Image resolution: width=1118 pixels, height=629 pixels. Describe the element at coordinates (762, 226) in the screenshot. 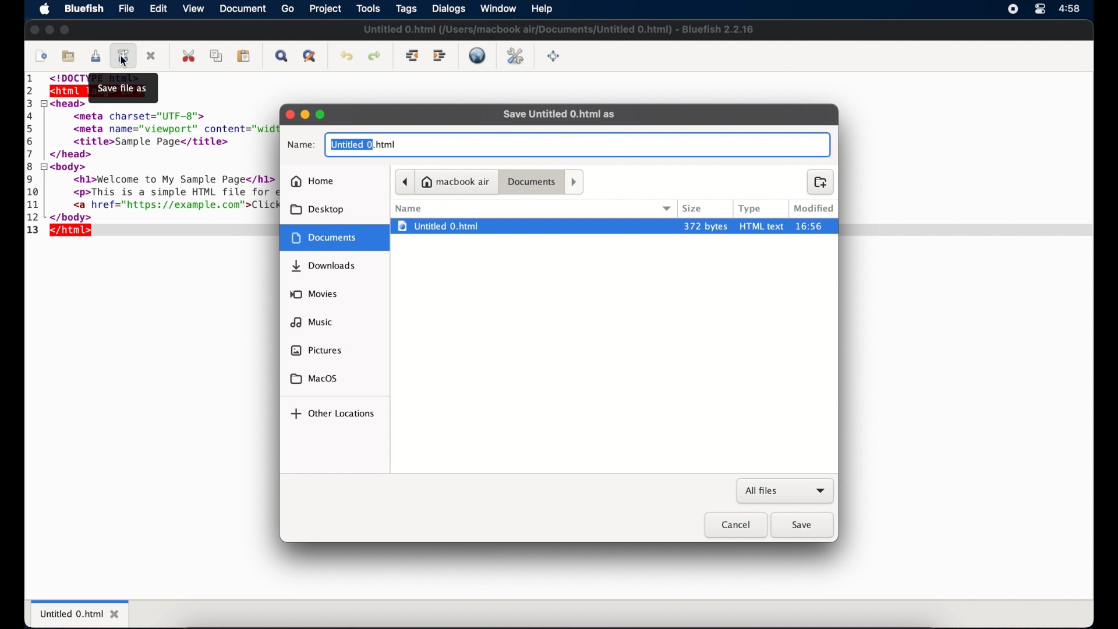

I see `html text` at that location.